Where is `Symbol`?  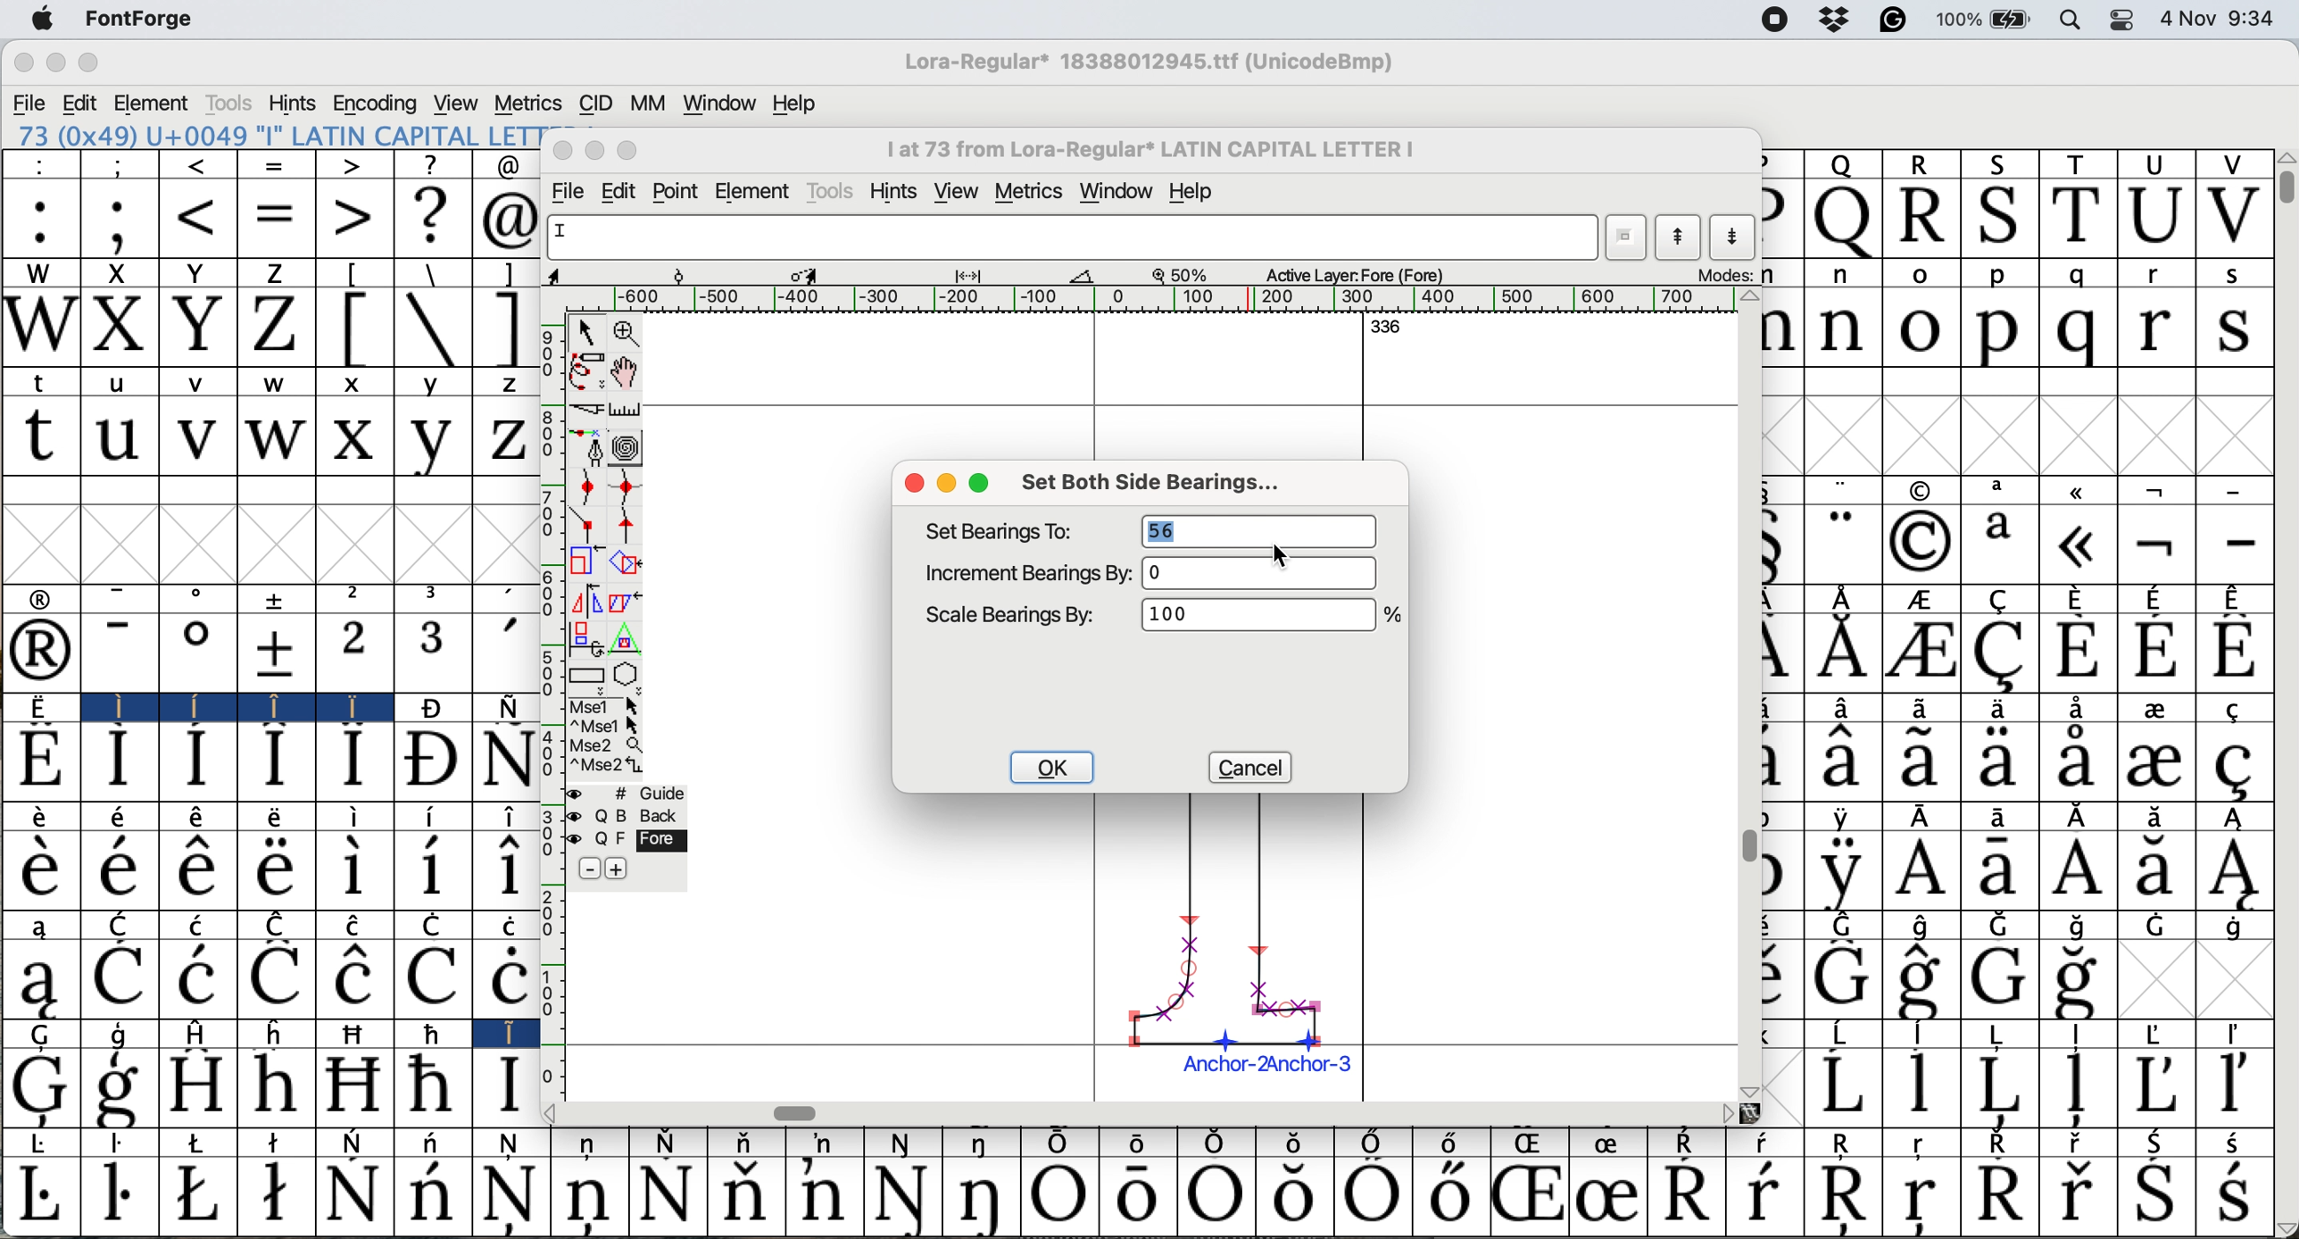 Symbol is located at coordinates (1059, 1197).